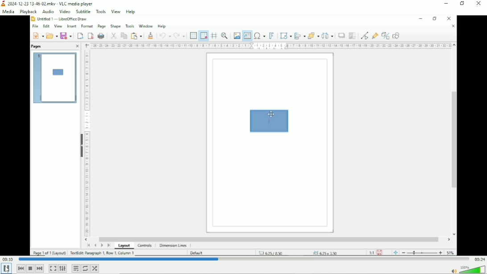  Describe the element at coordinates (467, 269) in the screenshot. I see `Volume` at that location.